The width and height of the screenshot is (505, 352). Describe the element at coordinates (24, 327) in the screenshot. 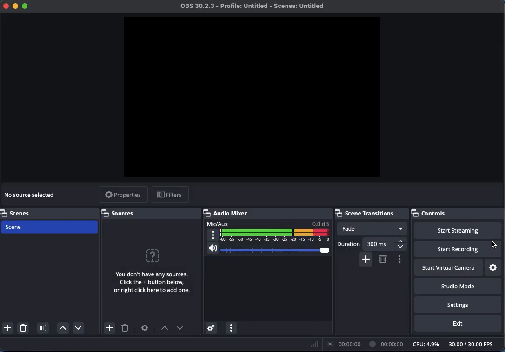

I see `Delete` at that location.